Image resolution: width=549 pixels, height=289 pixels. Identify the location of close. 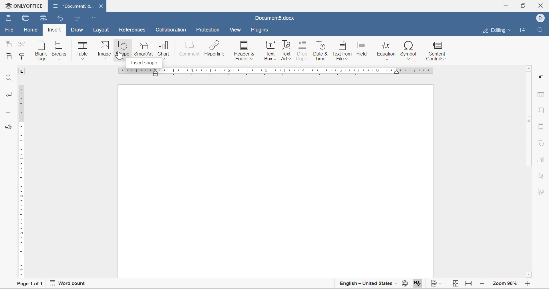
(101, 7).